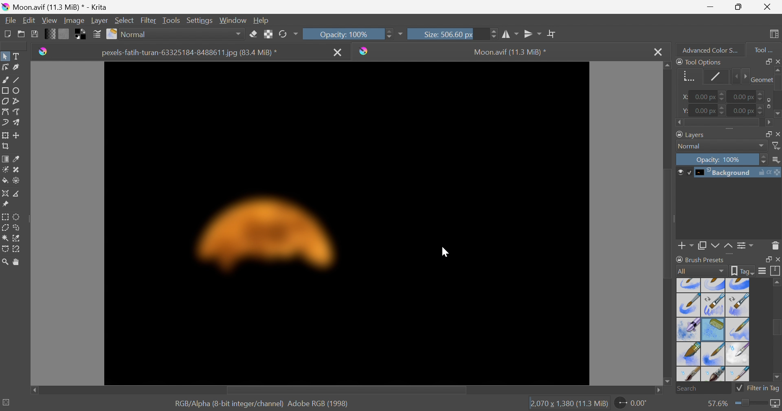 The image size is (782, 411). Describe the element at coordinates (17, 78) in the screenshot. I see `Line tool` at that location.